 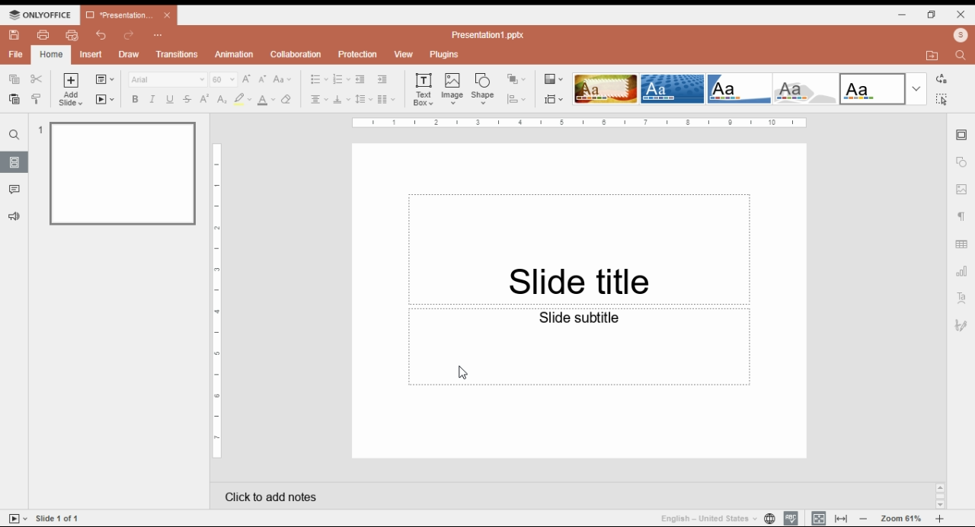 What do you see at coordinates (319, 79) in the screenshot?
I see `bullets` at bounding box center [319, 79].